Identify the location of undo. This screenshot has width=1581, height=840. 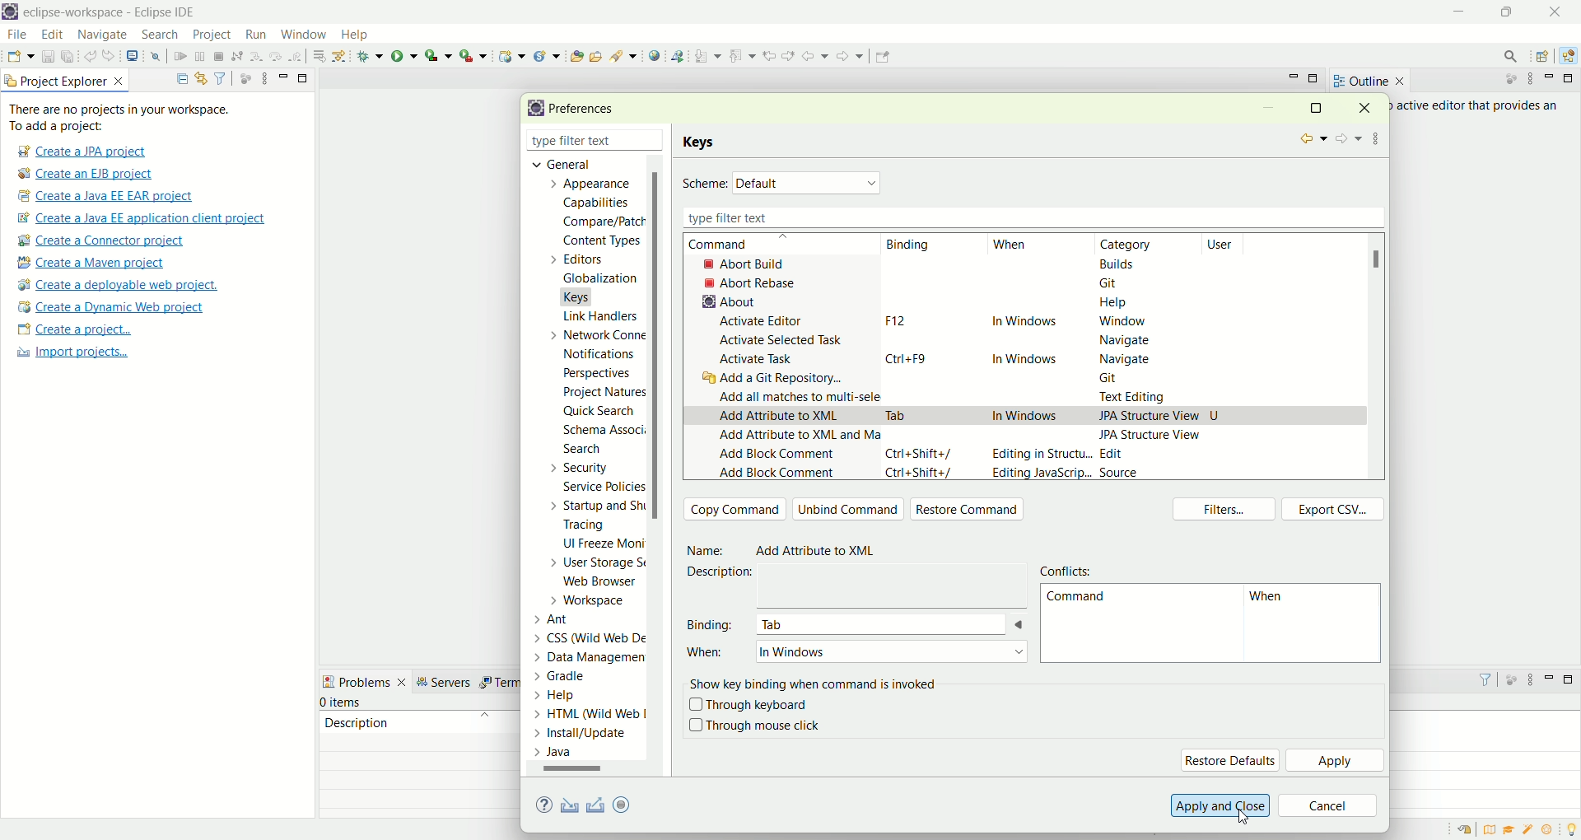
(91, 57).